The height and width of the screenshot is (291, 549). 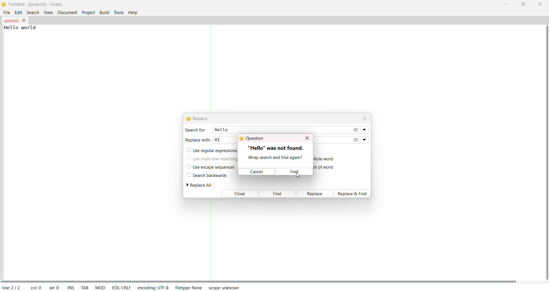 I want to click on replace with, so click(x=198, y=139).